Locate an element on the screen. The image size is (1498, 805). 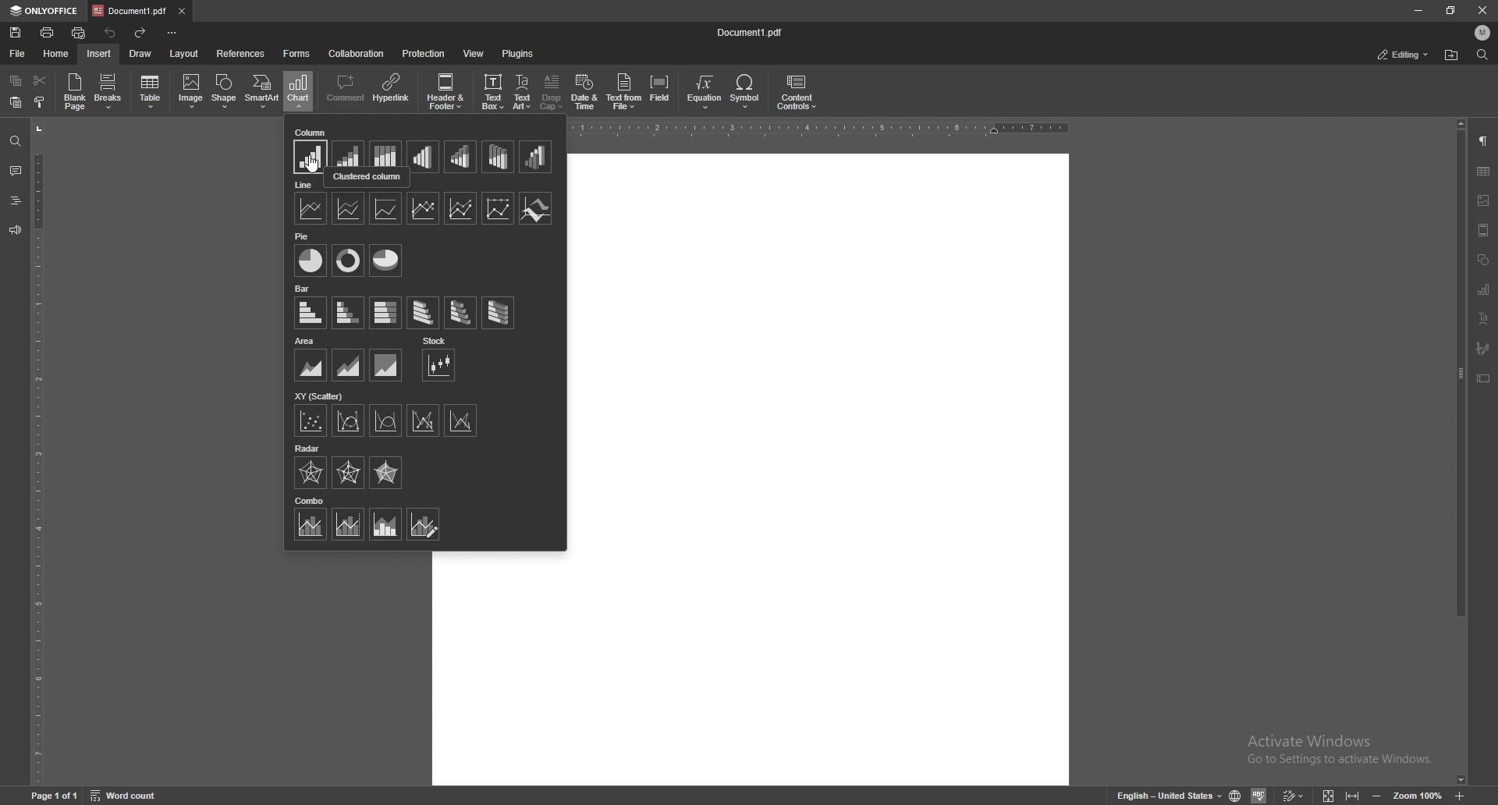
print is located at coordinates (48, 33).